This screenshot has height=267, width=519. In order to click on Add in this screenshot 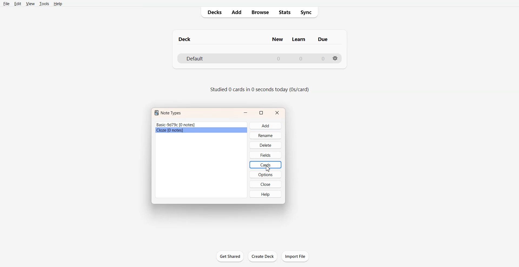, I will do `click(265, 126)`.